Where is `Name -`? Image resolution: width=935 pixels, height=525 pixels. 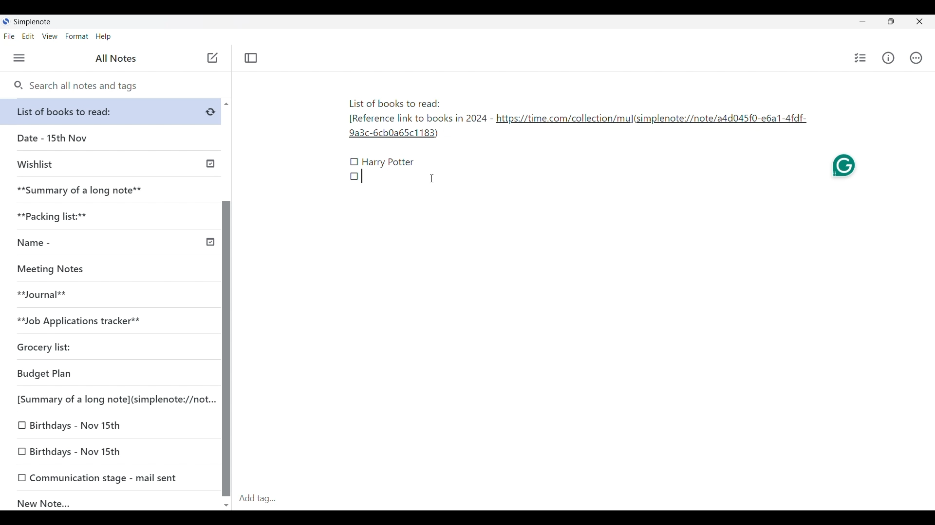 Name - is located at coordinates (114, 244).